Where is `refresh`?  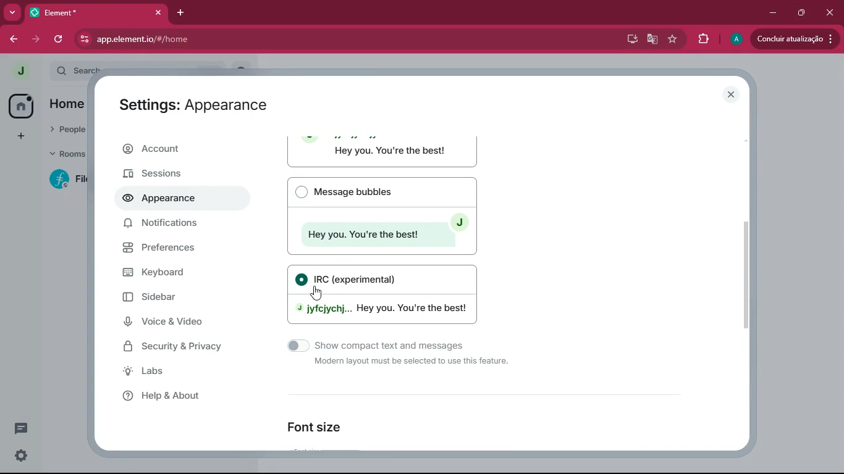 refresh is located at coordinates (60, 41).